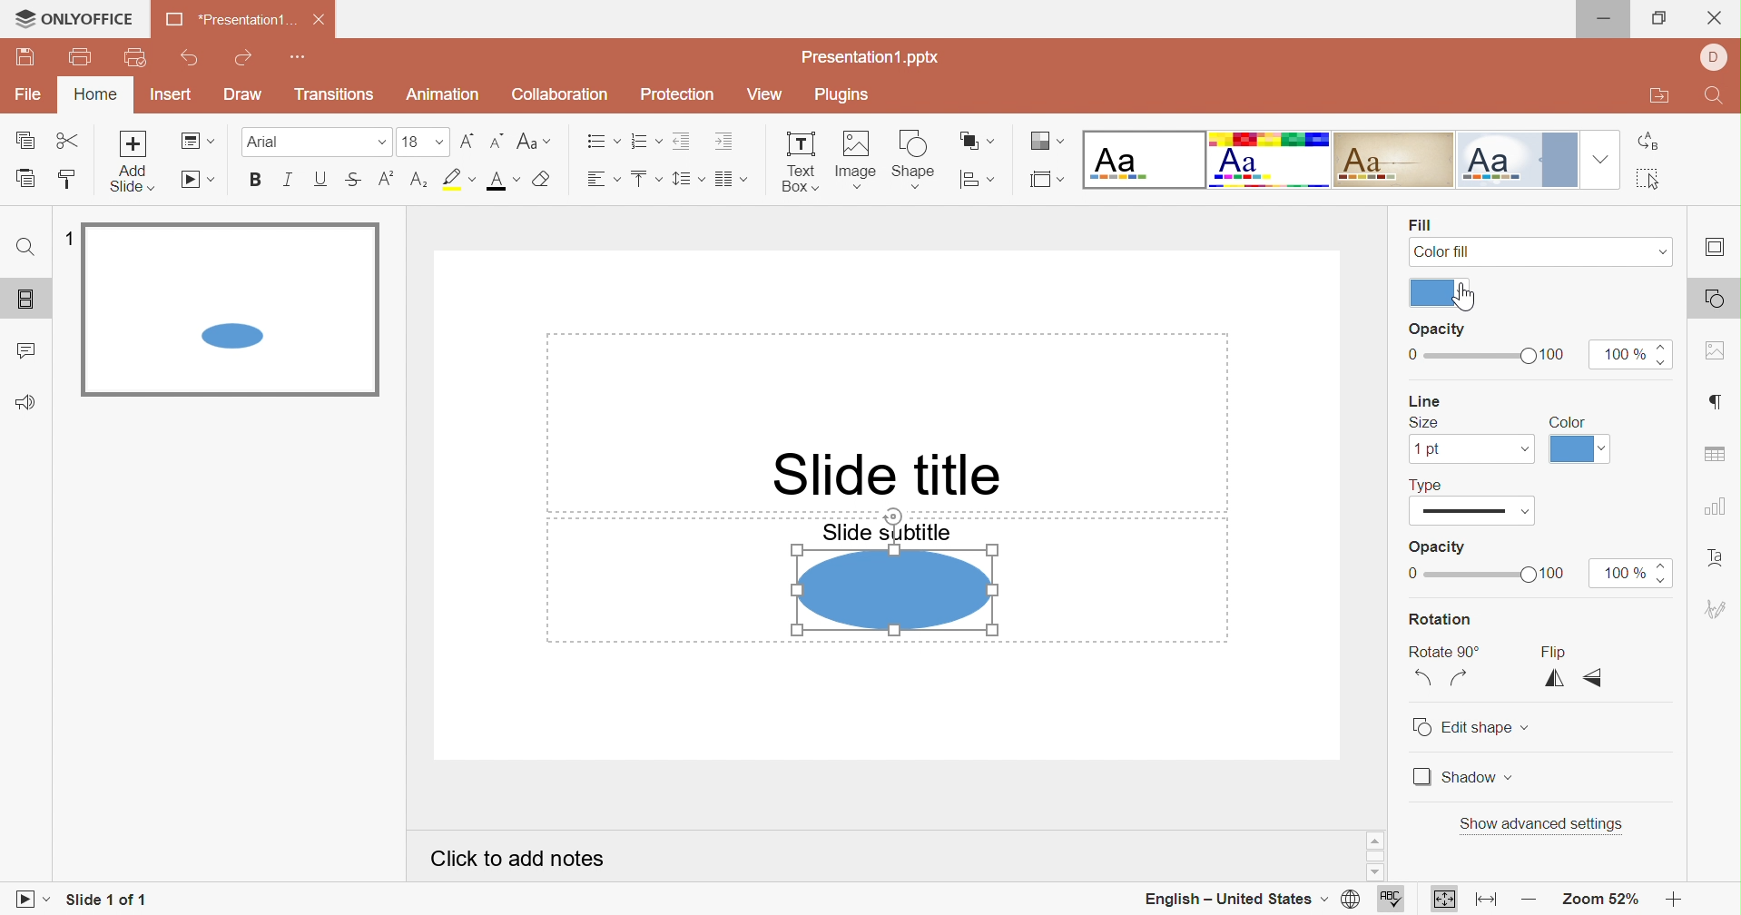 The image size is (1741, 915). Describe the element at coordinates (1554, 573) in the screenshot. I see `100` at that location.